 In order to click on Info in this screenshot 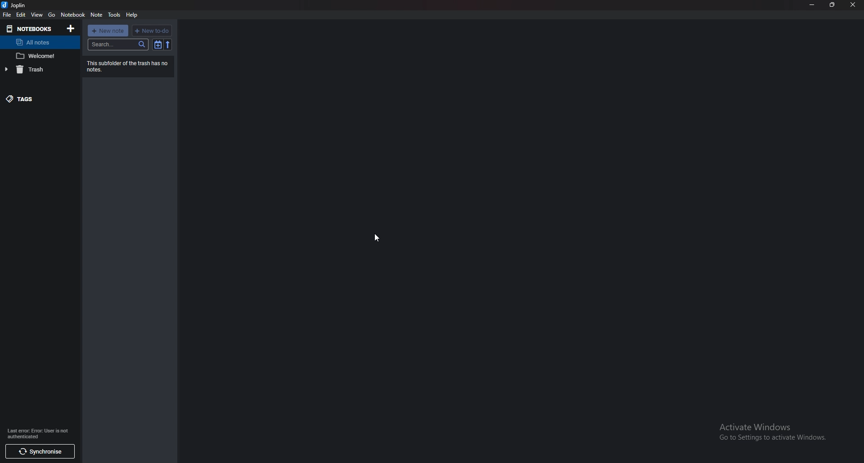, I will do `click(41, 433)`.